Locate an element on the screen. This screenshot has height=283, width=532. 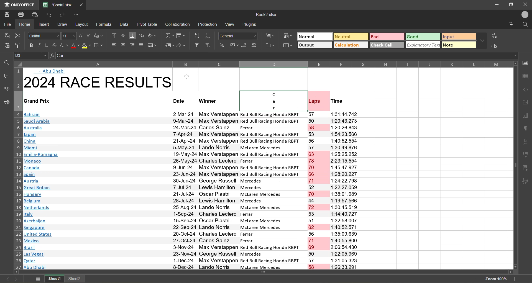
paste is located at coordinates (6, 46).